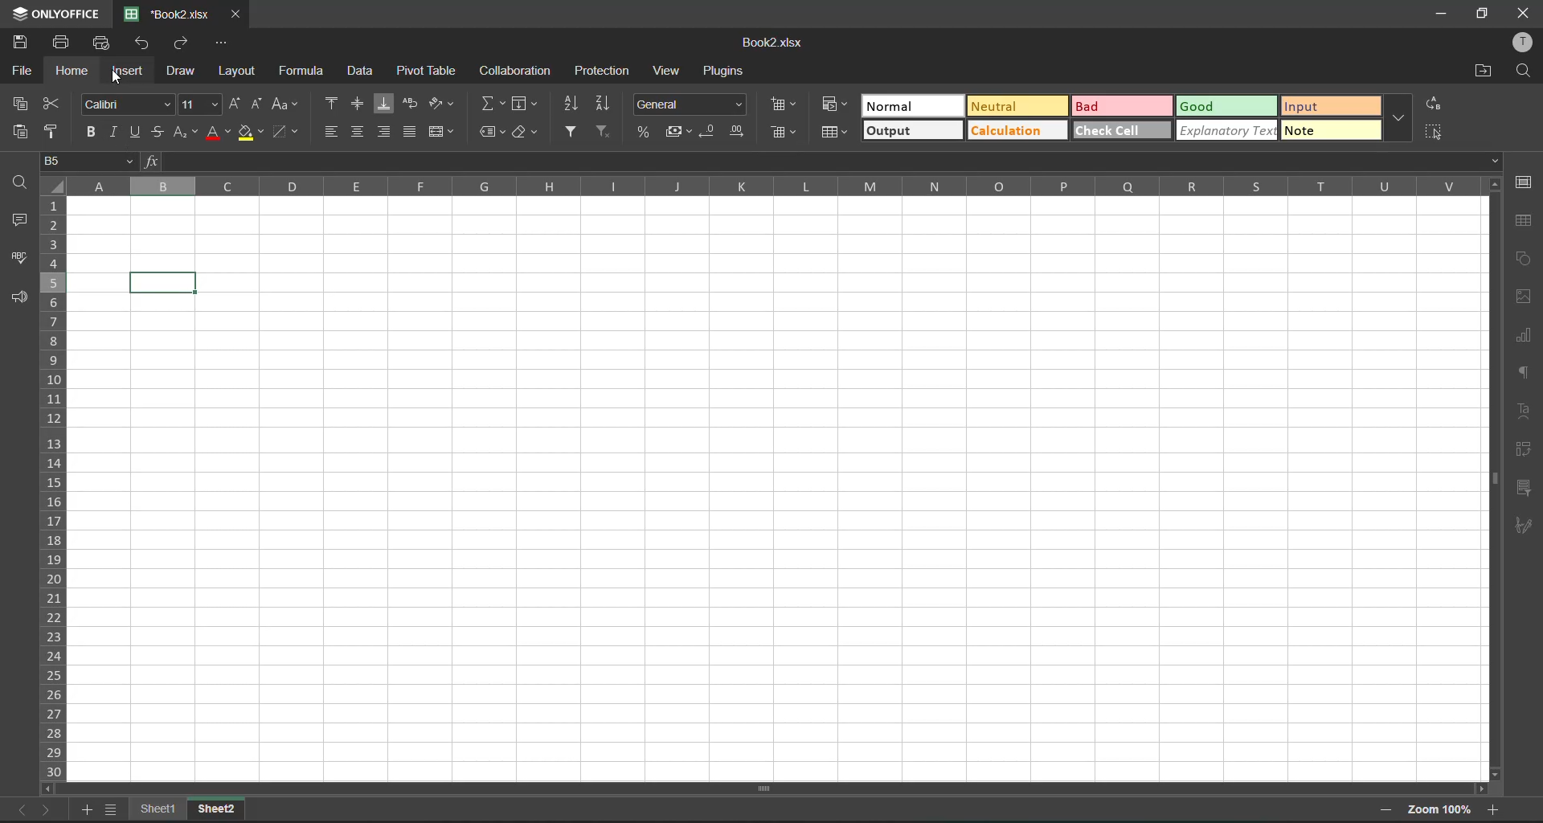 The image size is (1543, 823). I want to click on copy style, so click(58, 130).